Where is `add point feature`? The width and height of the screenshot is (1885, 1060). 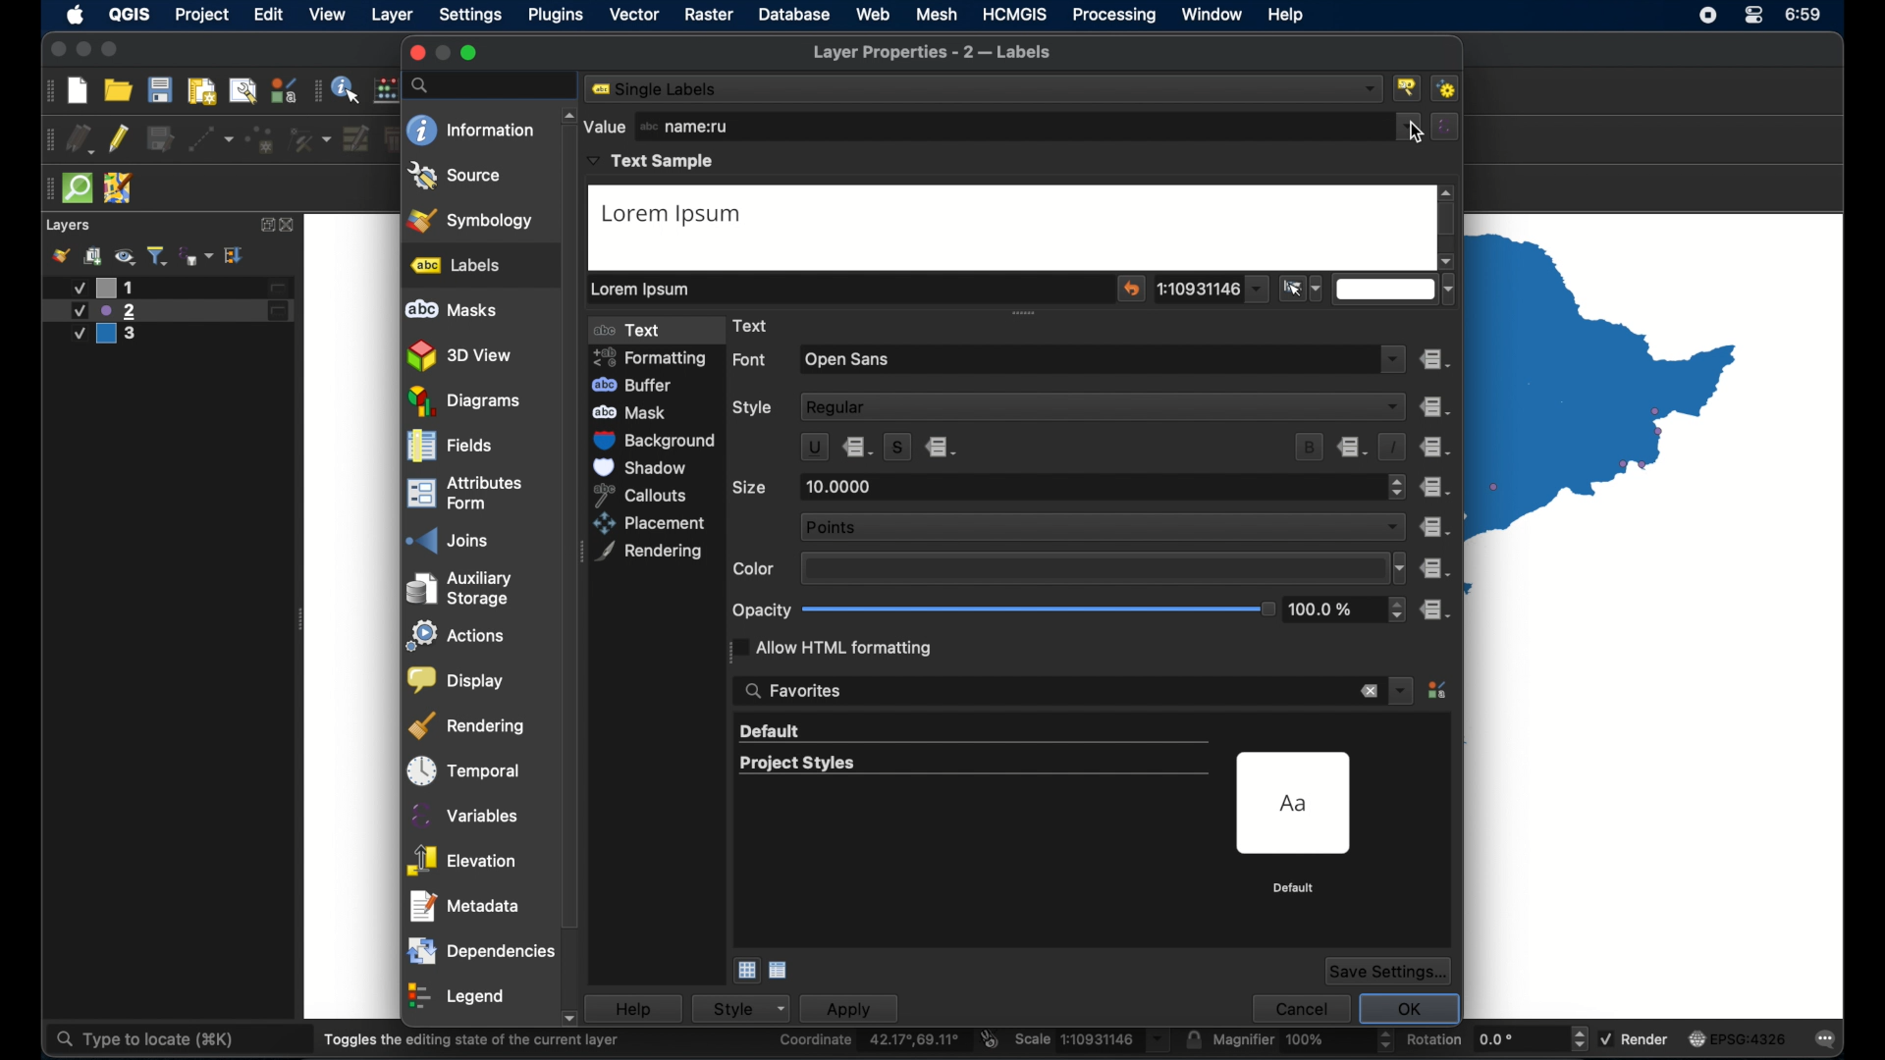
add point feature is located at coordinates (261, 139).